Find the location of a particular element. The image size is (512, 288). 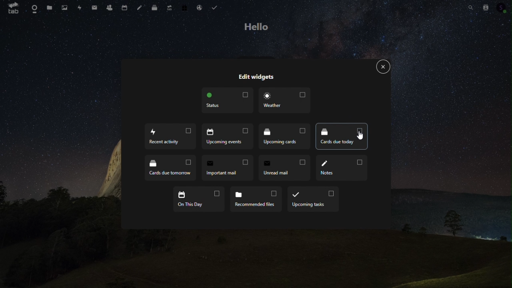

unread email is located at coordinates (283, 168).